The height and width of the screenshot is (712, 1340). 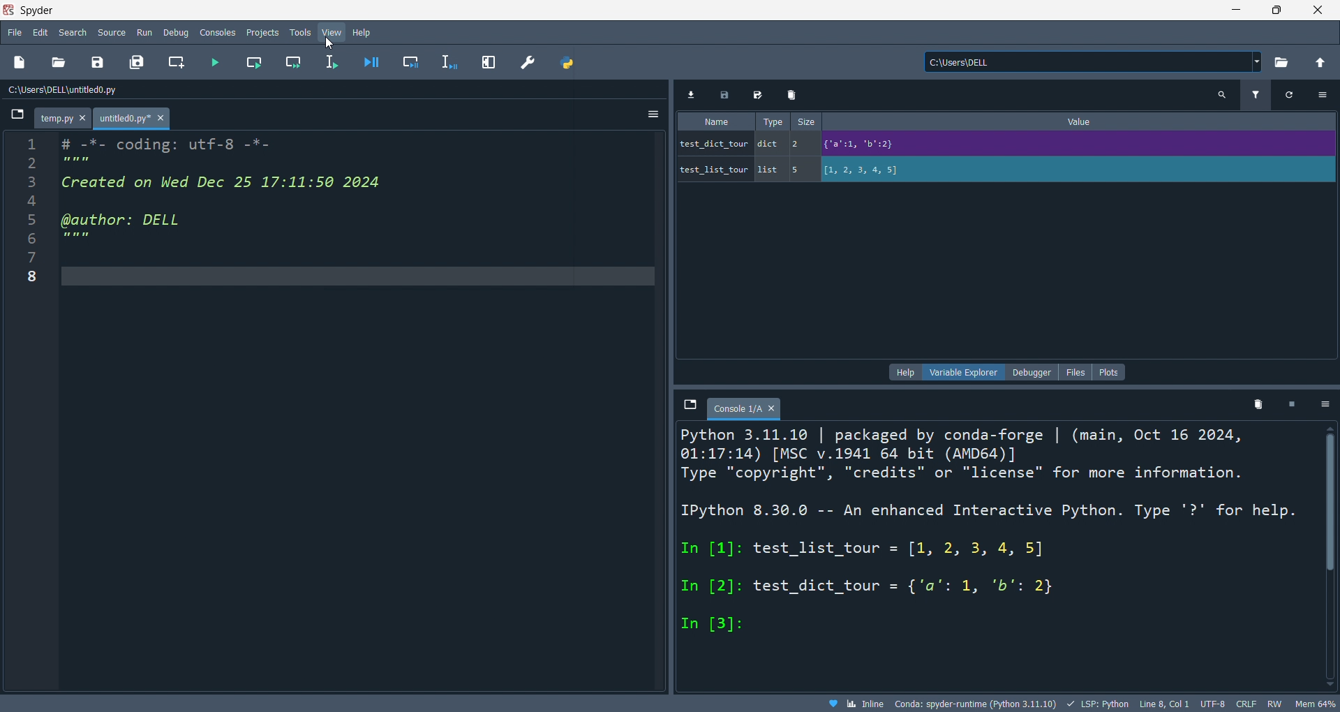 What do you see at coordinates (967, 371) in the screenshot?
I see `variable explorer` at bounding box center [967, 371].